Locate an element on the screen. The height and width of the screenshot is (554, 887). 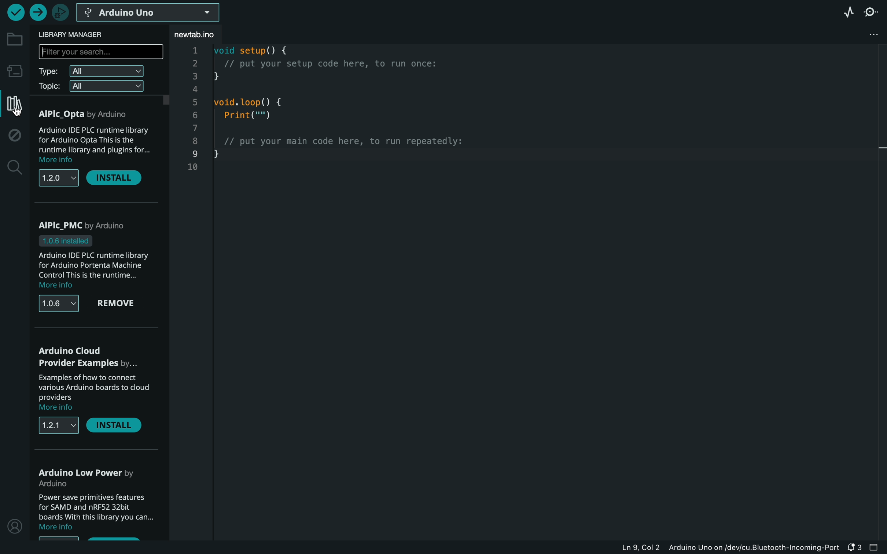
search bar is located at coordinates (102, 53).